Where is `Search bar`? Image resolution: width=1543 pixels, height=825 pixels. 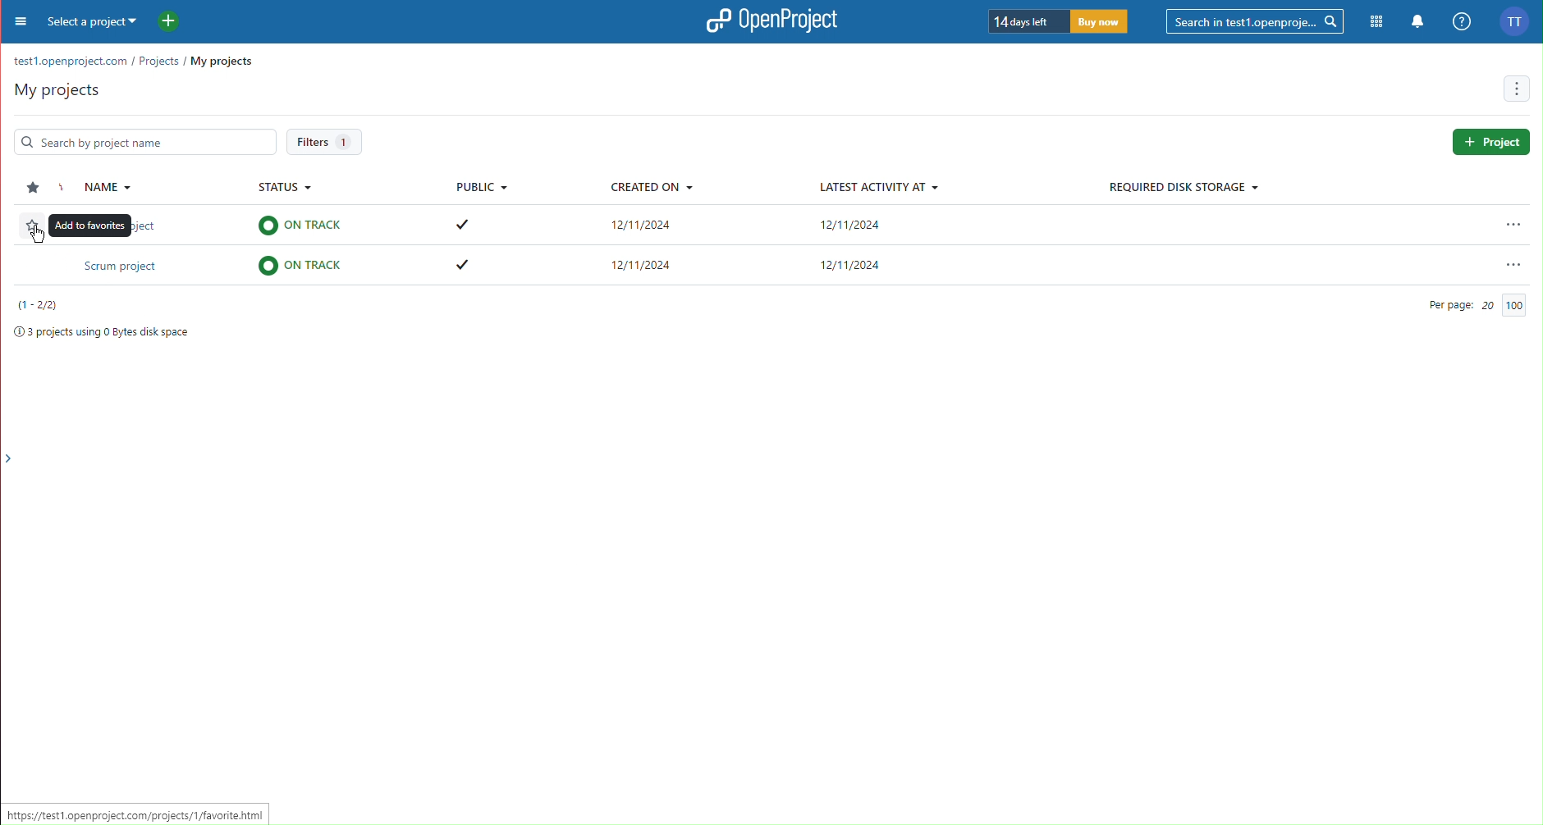
Search bar is located at coordinates (140, 141).